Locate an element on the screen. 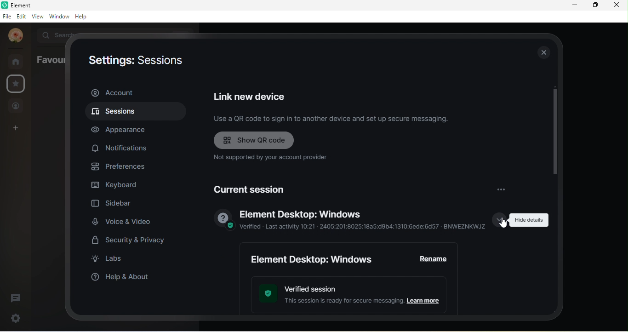 This screenshot has height=332, width=628. security and privacy is located at coordinates (133, 241).